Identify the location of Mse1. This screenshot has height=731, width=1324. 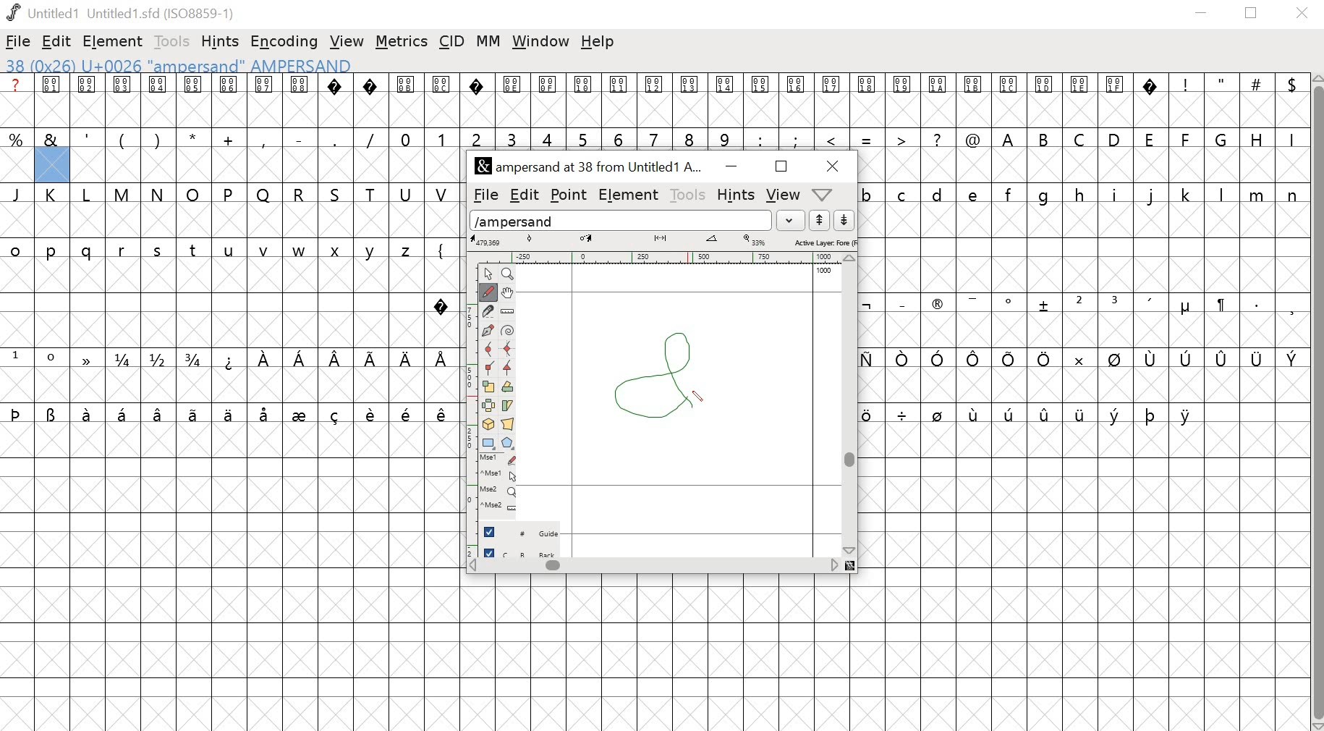
(499, 459).